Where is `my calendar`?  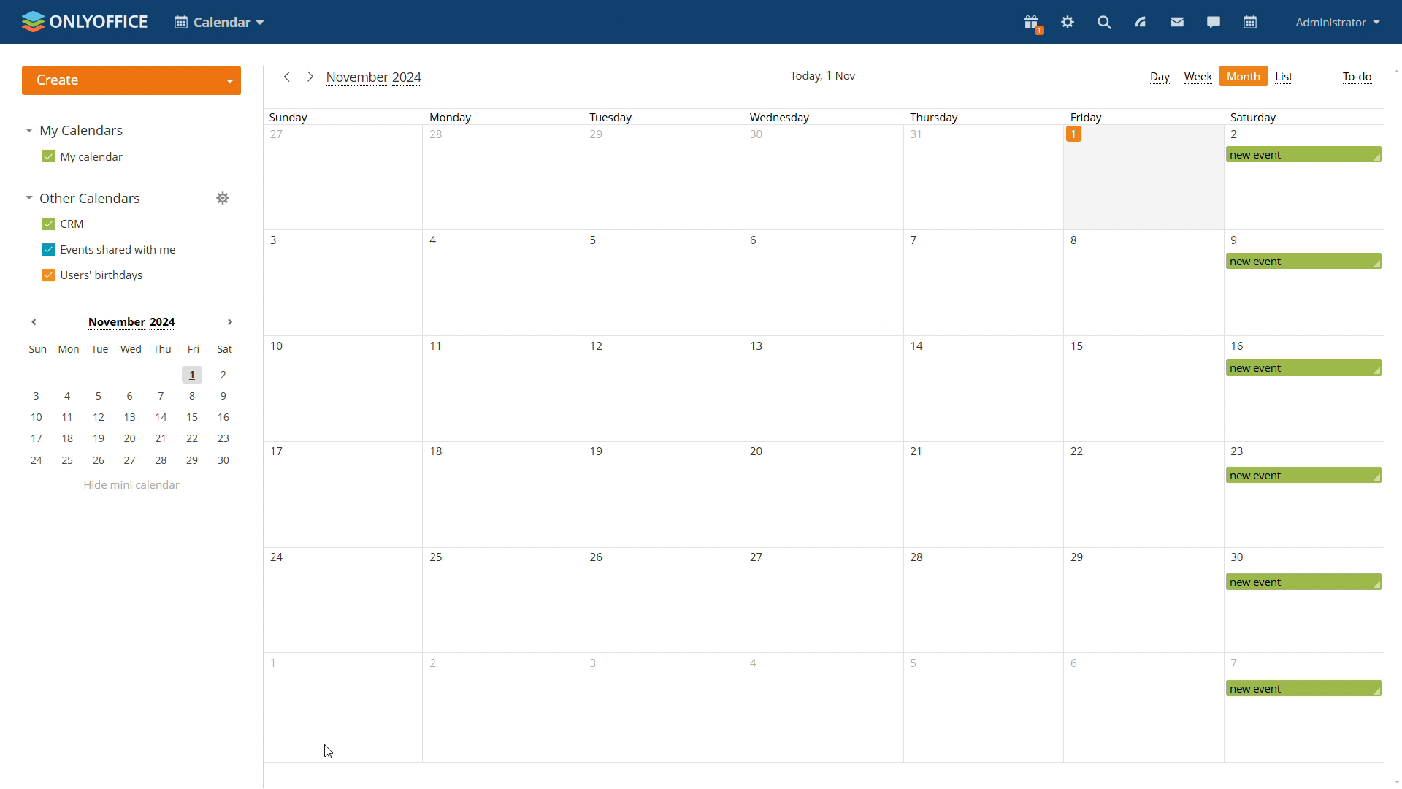 my calendar is located at coordinates (83, 156).